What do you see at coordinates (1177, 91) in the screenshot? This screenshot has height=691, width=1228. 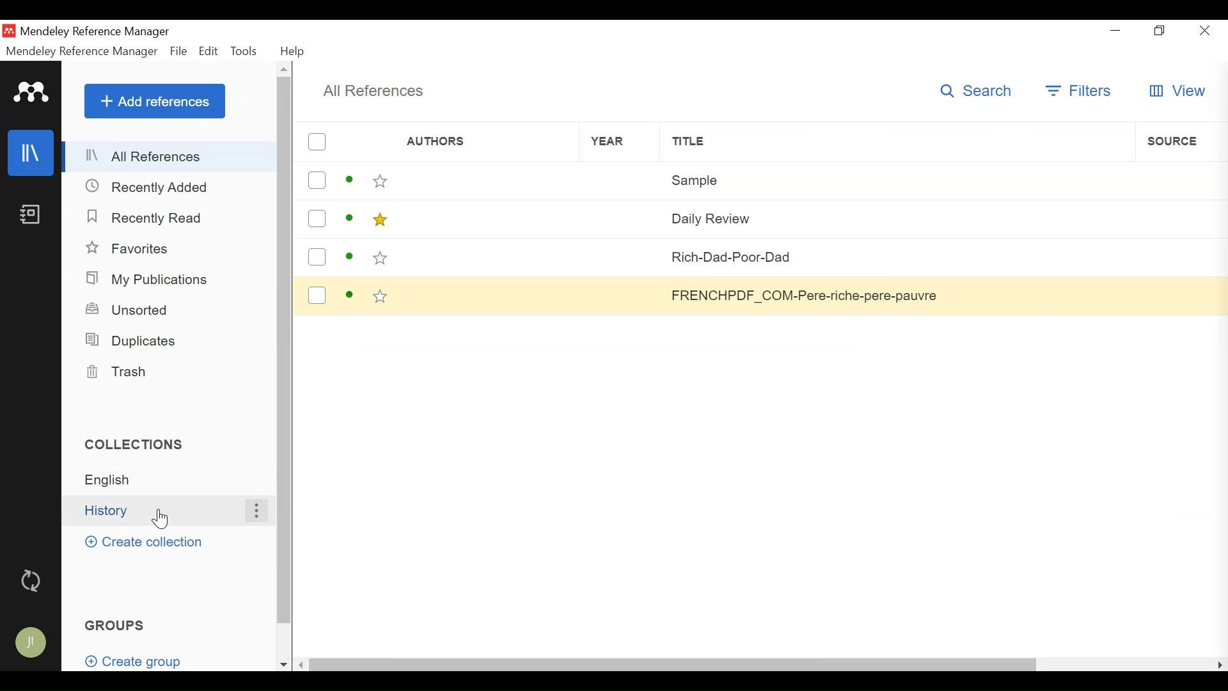 I see `View` at bounding box center [1177, 91].